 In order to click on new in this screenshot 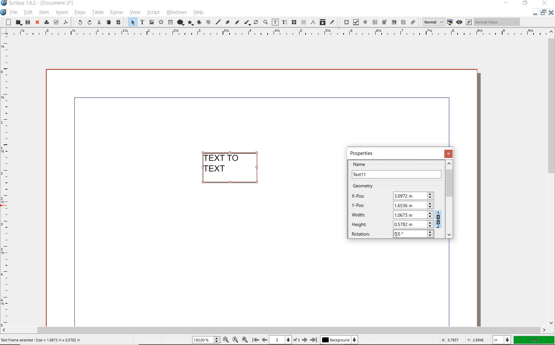, I will do `click(7, 22)`.